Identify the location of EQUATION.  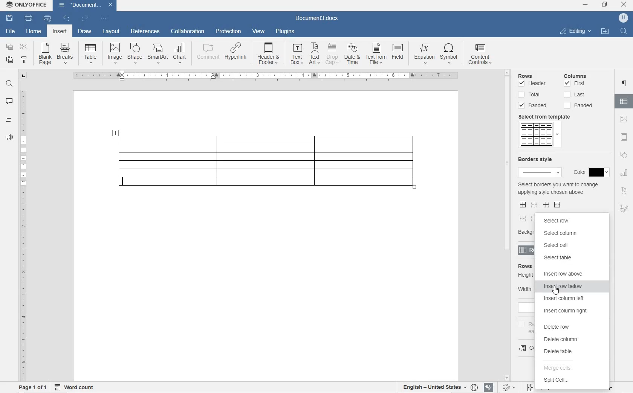
(424, 55).